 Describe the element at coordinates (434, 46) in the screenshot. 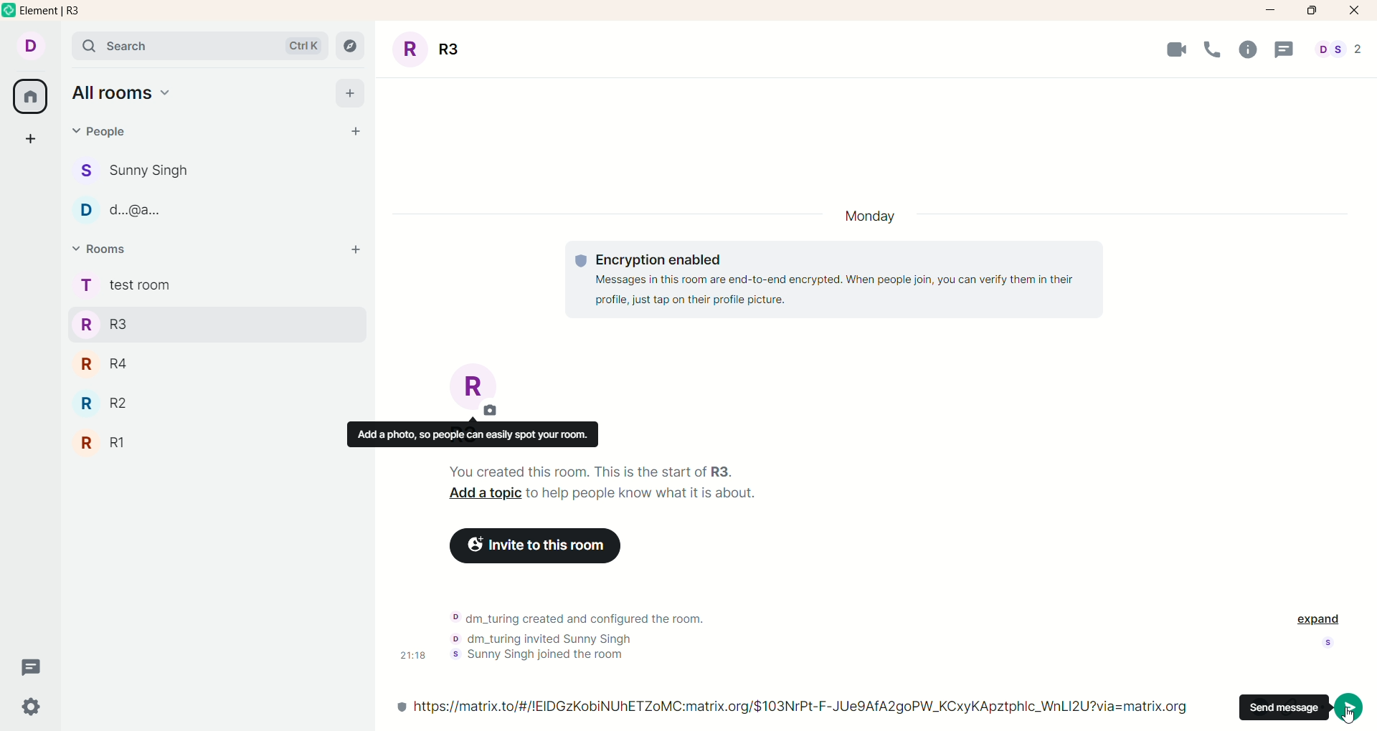

I see `room title` at that location.